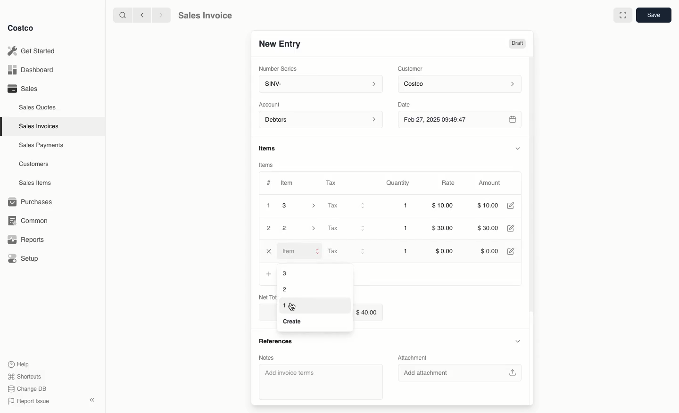  I want to click on Get Started, so click(33, 51).